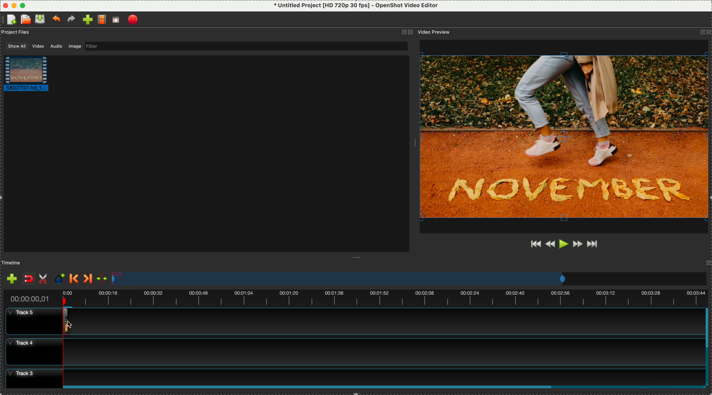 Image resolution: width=712 pixels, height=395 pixels. What do you see at coordinates (384, 387) in the screenshot?
I see `Horizontal scroll bar` at bounding box center [384, 387].